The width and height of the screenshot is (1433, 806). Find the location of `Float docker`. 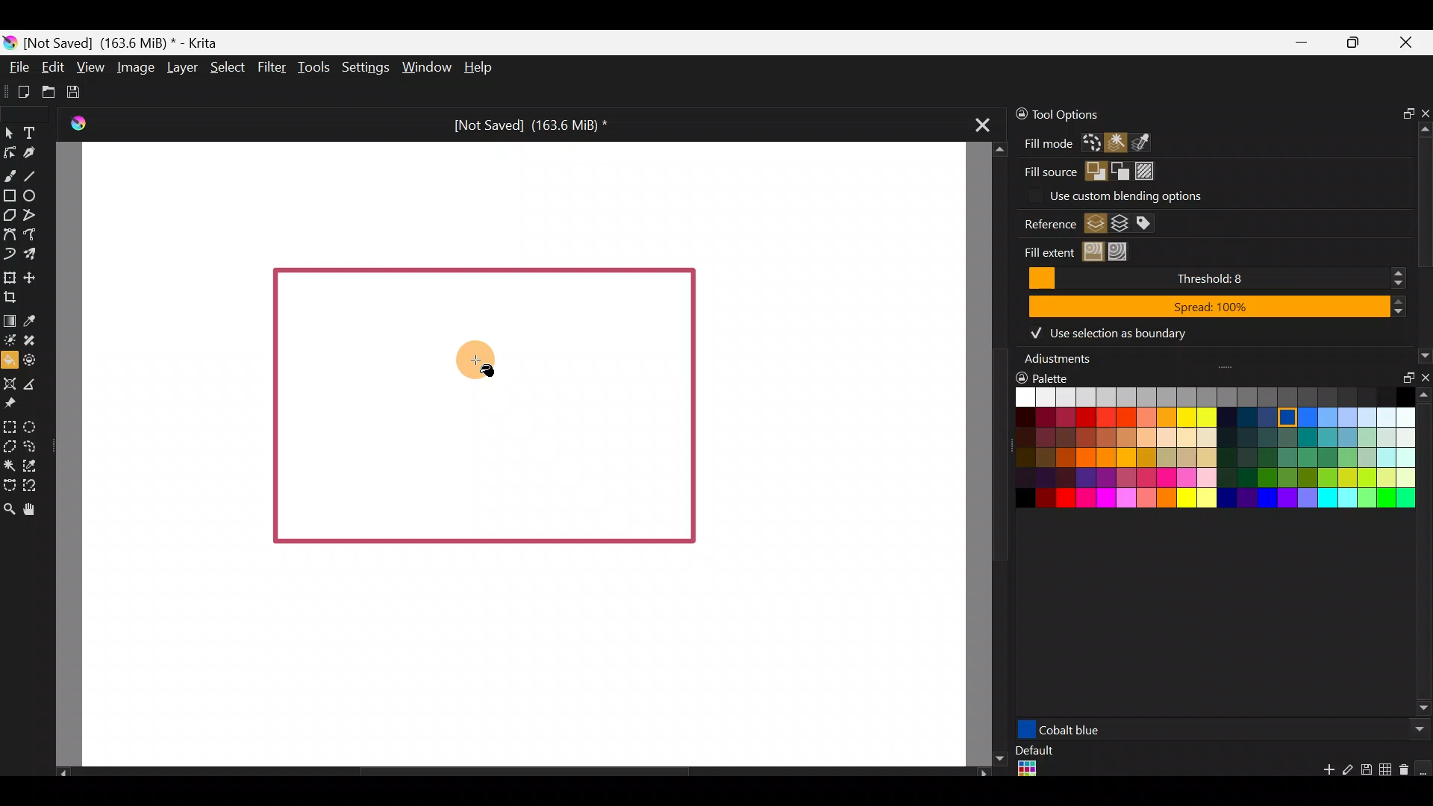

Float docker is located at coordinates (1403, 381).